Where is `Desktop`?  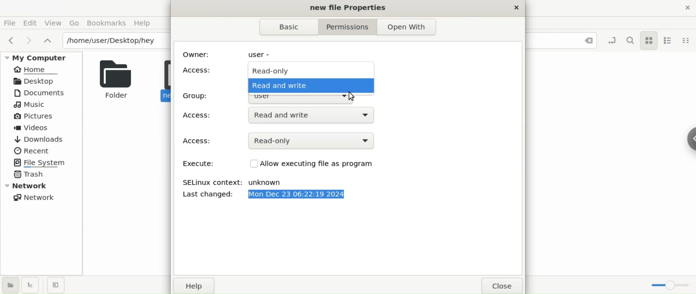 Desktop is located at coordinates (43, 81).